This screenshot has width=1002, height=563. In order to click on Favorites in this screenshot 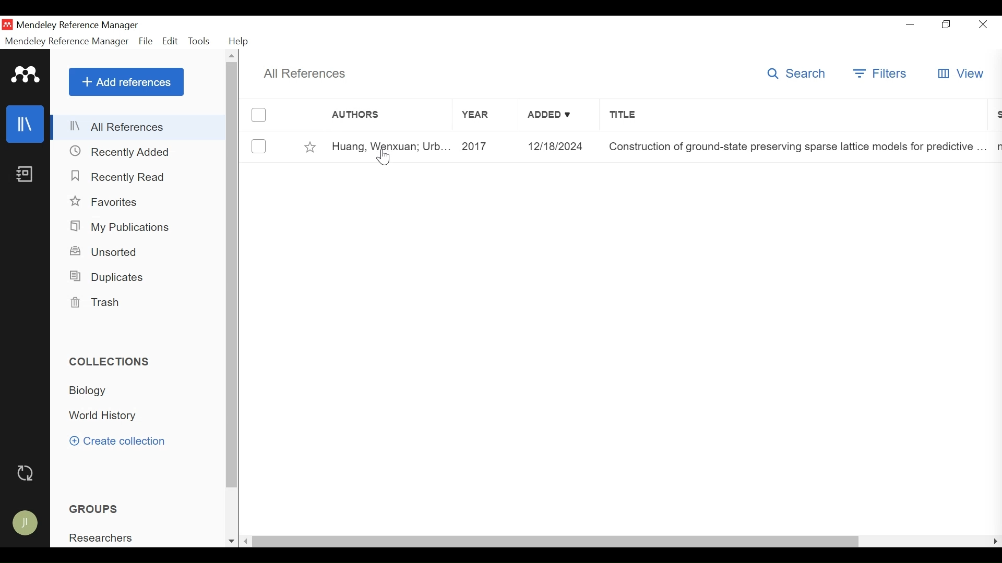, I will do `click(108, 202)`.